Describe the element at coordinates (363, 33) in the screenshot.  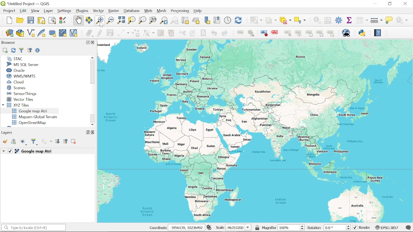
I see `Python console` at that location.